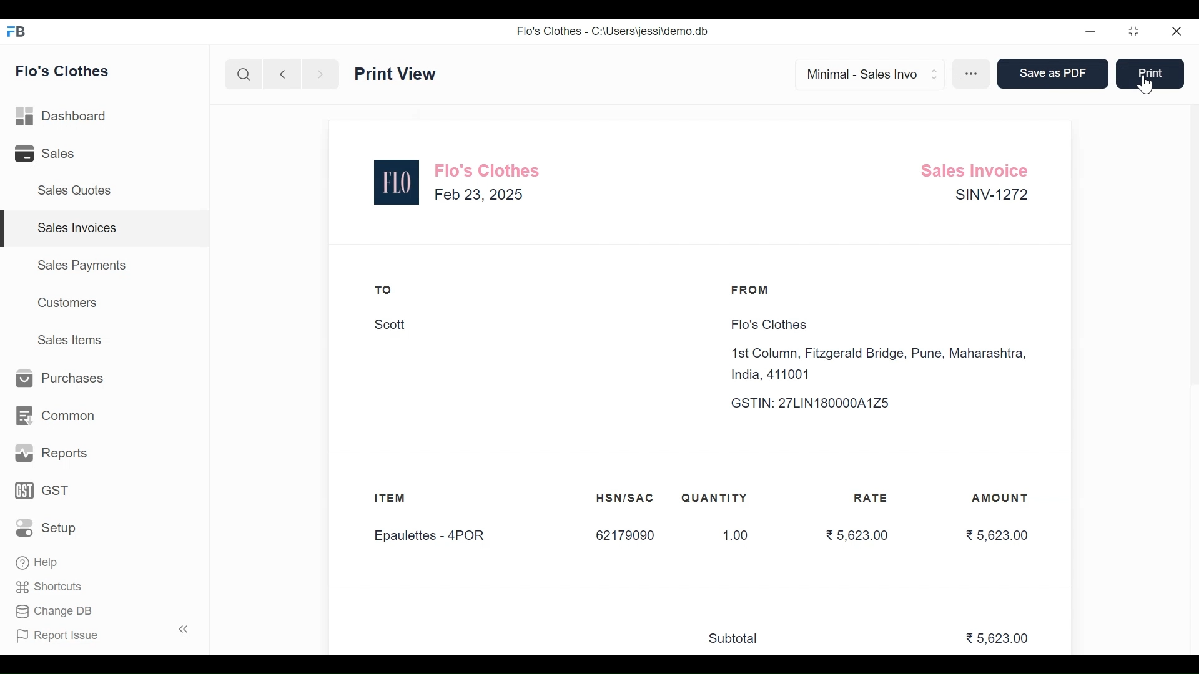  What do you see at coordinates (973, 75) in the screenshot?
I see `More` at bounding box center [973, 75].